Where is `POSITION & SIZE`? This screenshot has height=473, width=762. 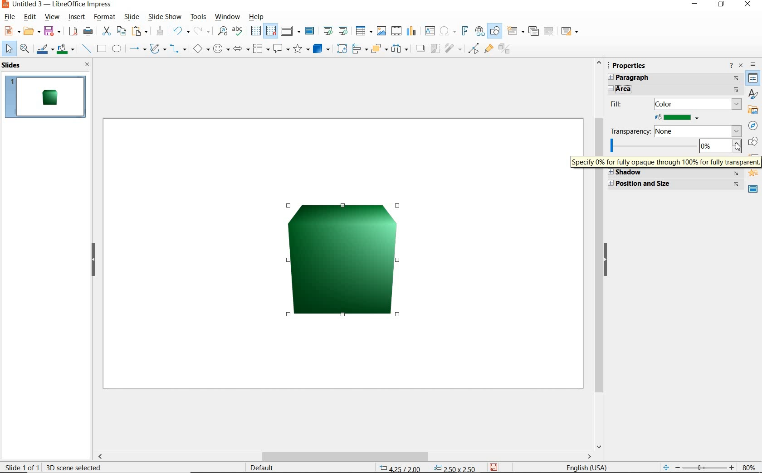
POSITION & SIZE is located at coordinates (676, 183).